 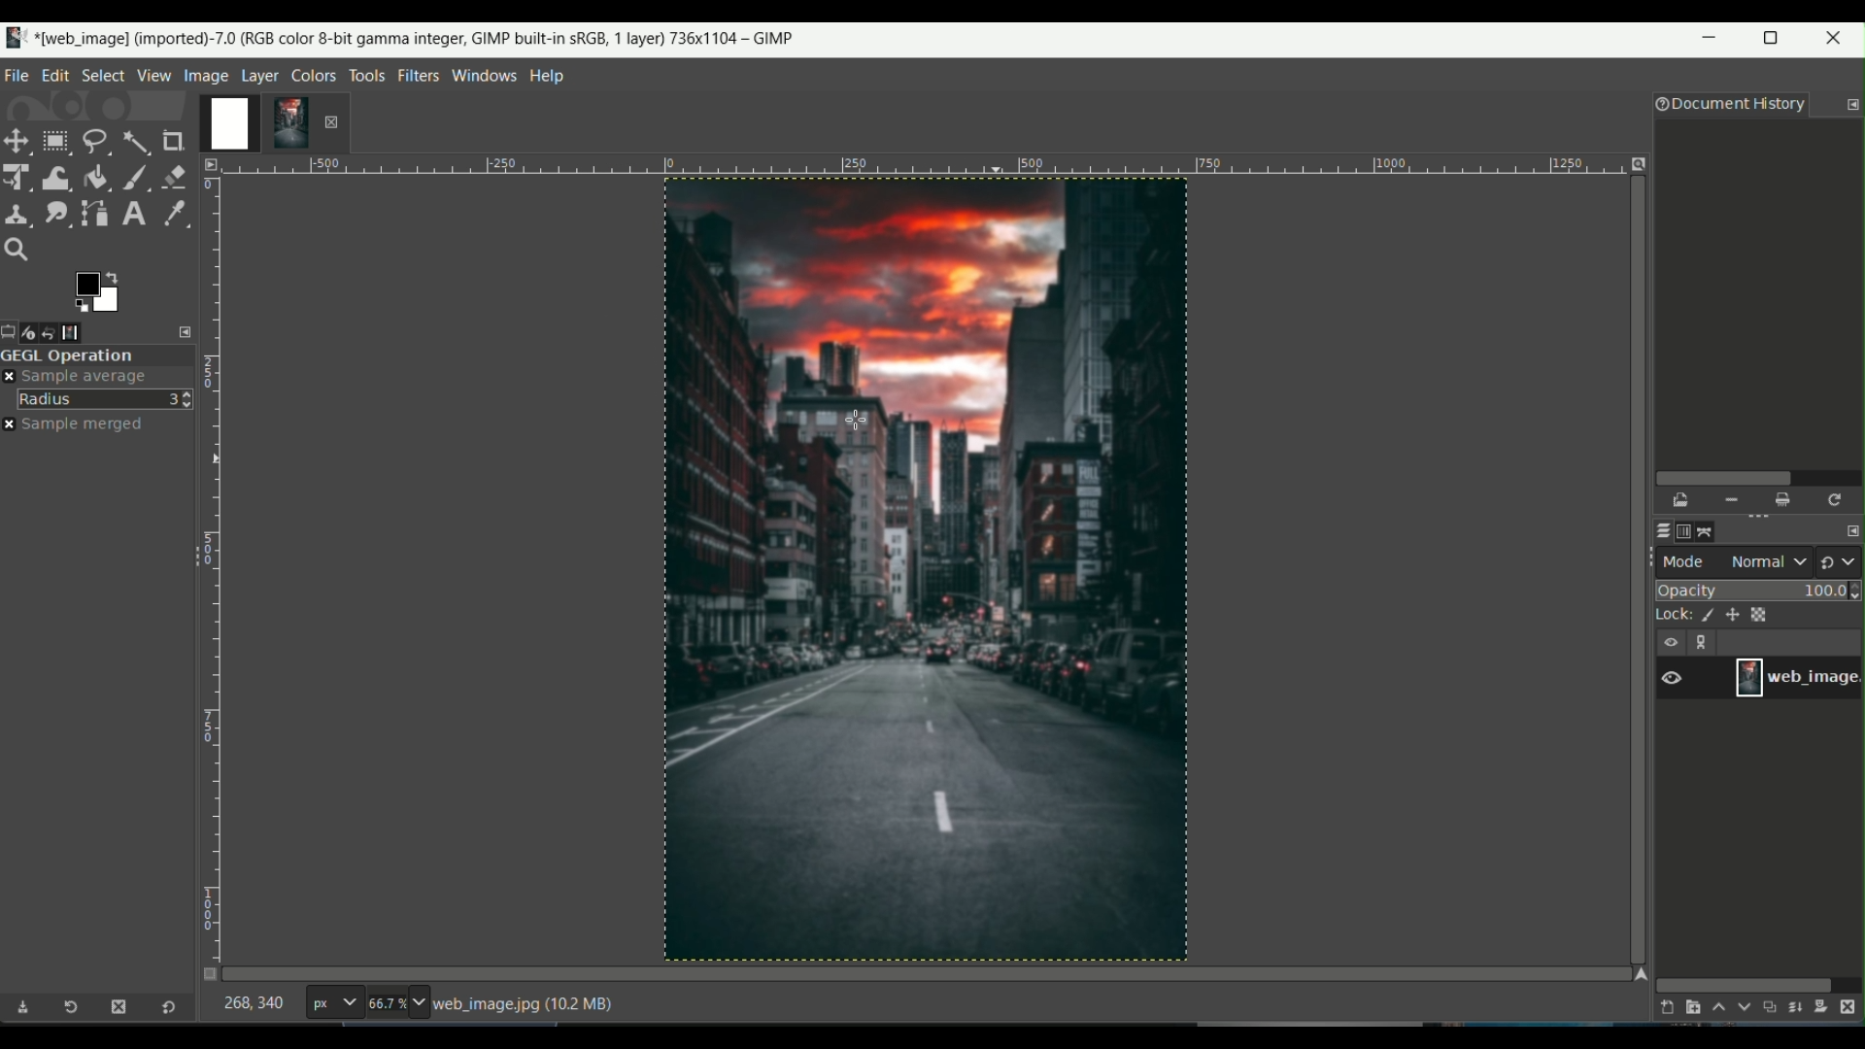 What do you see at coordinates (257, 124) in the screenshot?
I see `imported image` at bounding box center [257, 124].